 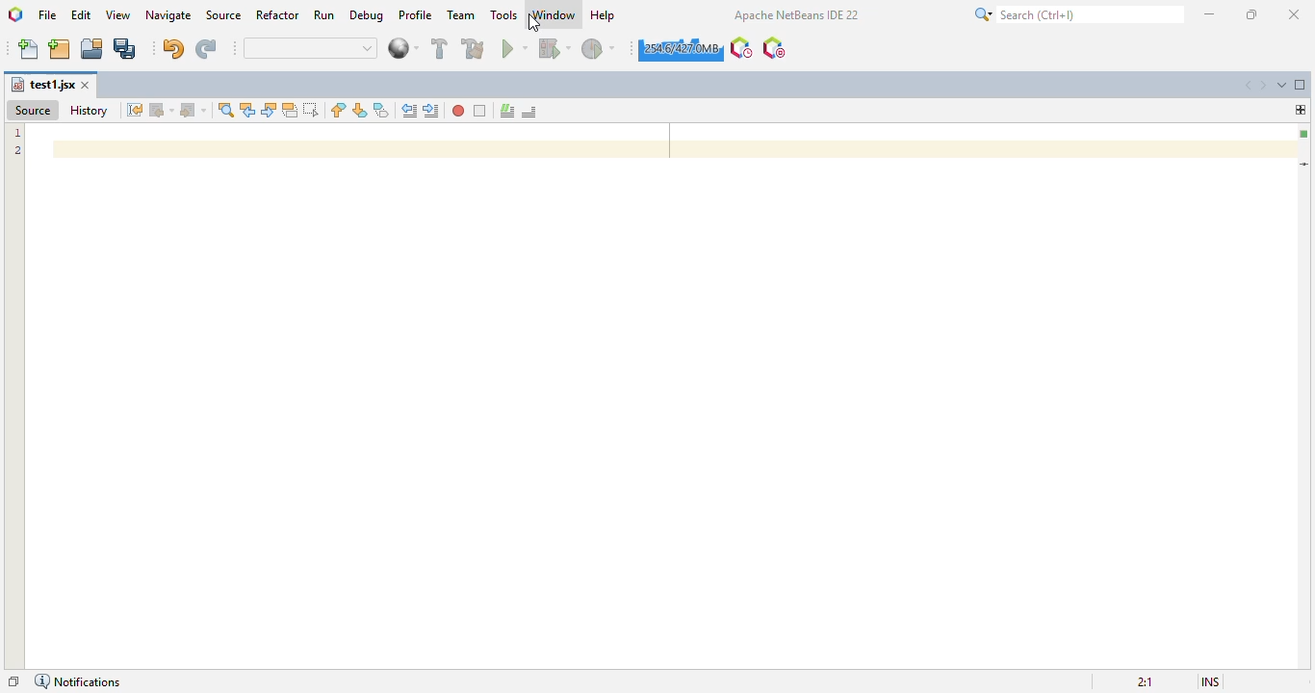 I want to click on undo, so click(x=174, y=48).